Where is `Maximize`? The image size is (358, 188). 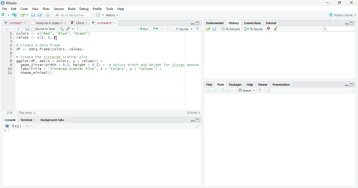
Maximize is located at coordinates (352, 85).